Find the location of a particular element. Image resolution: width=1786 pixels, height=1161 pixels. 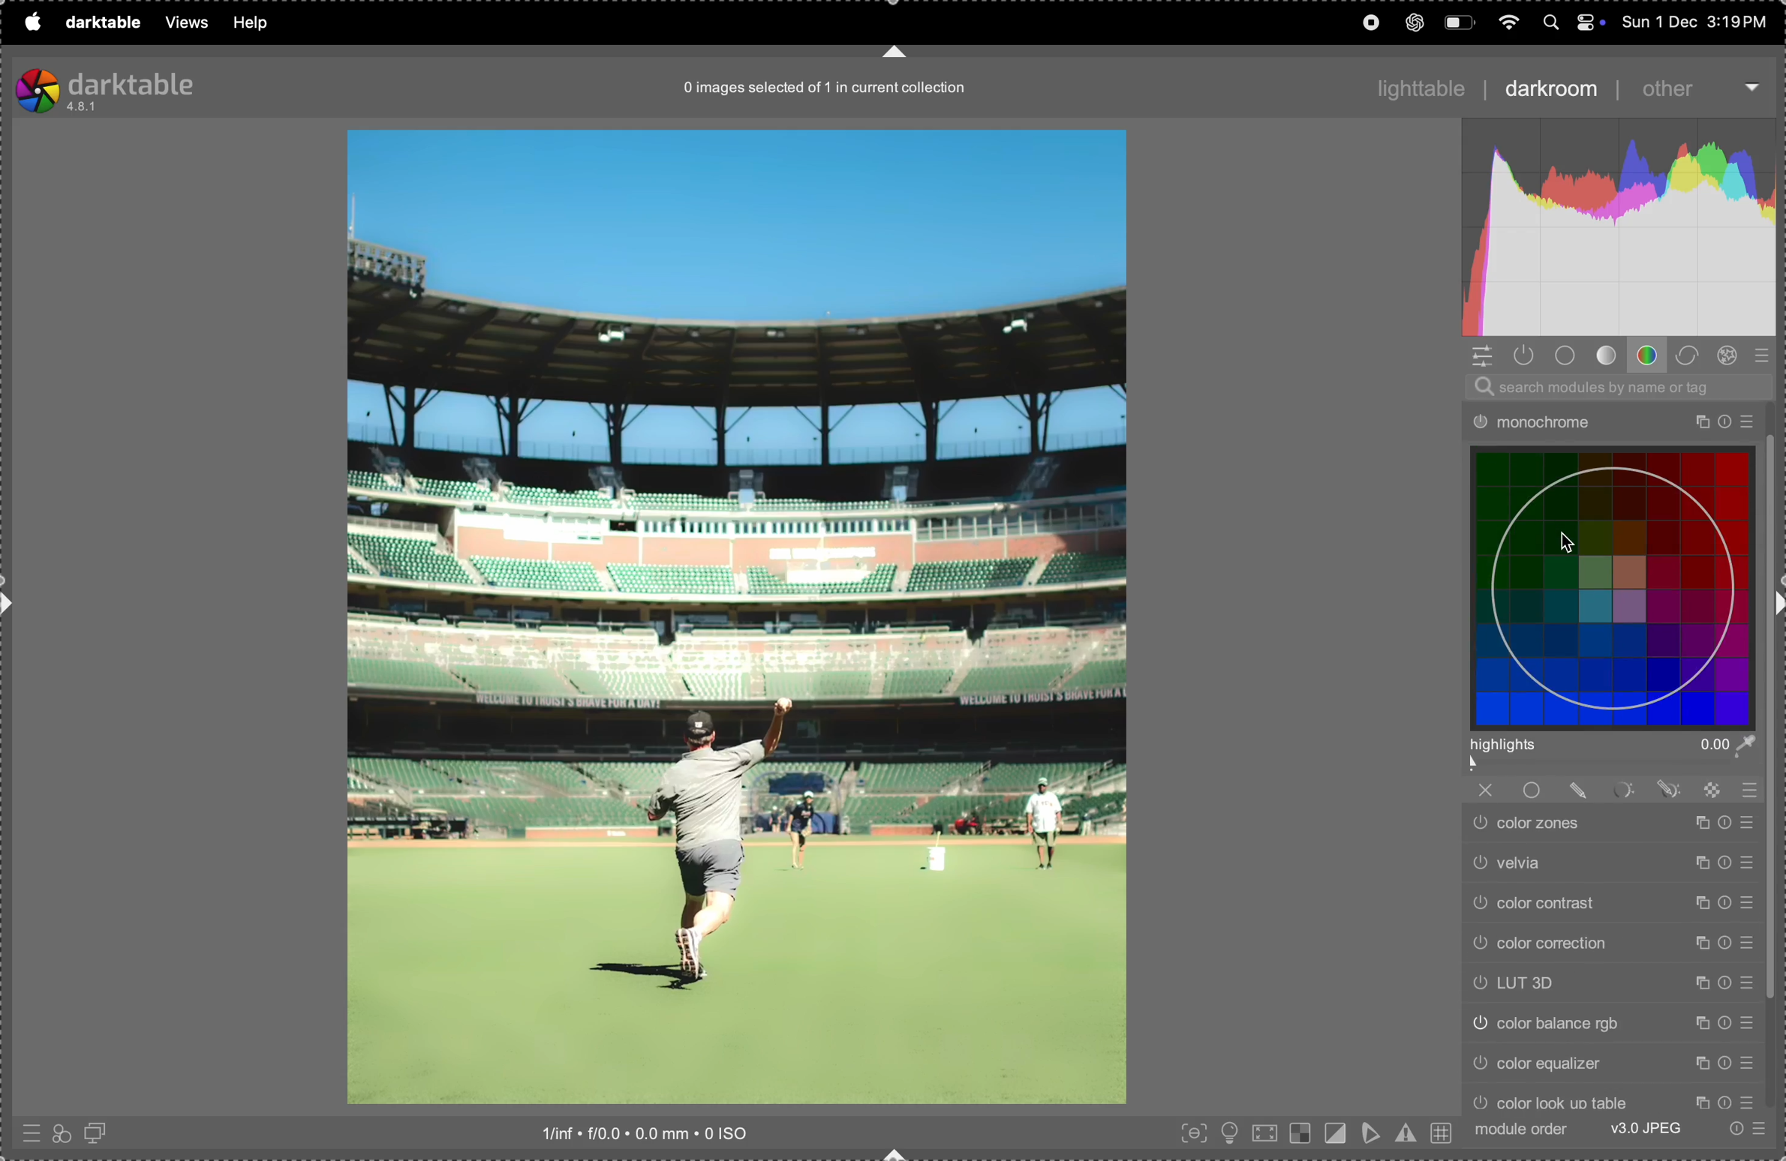

help is located at coordinates (256, 22).